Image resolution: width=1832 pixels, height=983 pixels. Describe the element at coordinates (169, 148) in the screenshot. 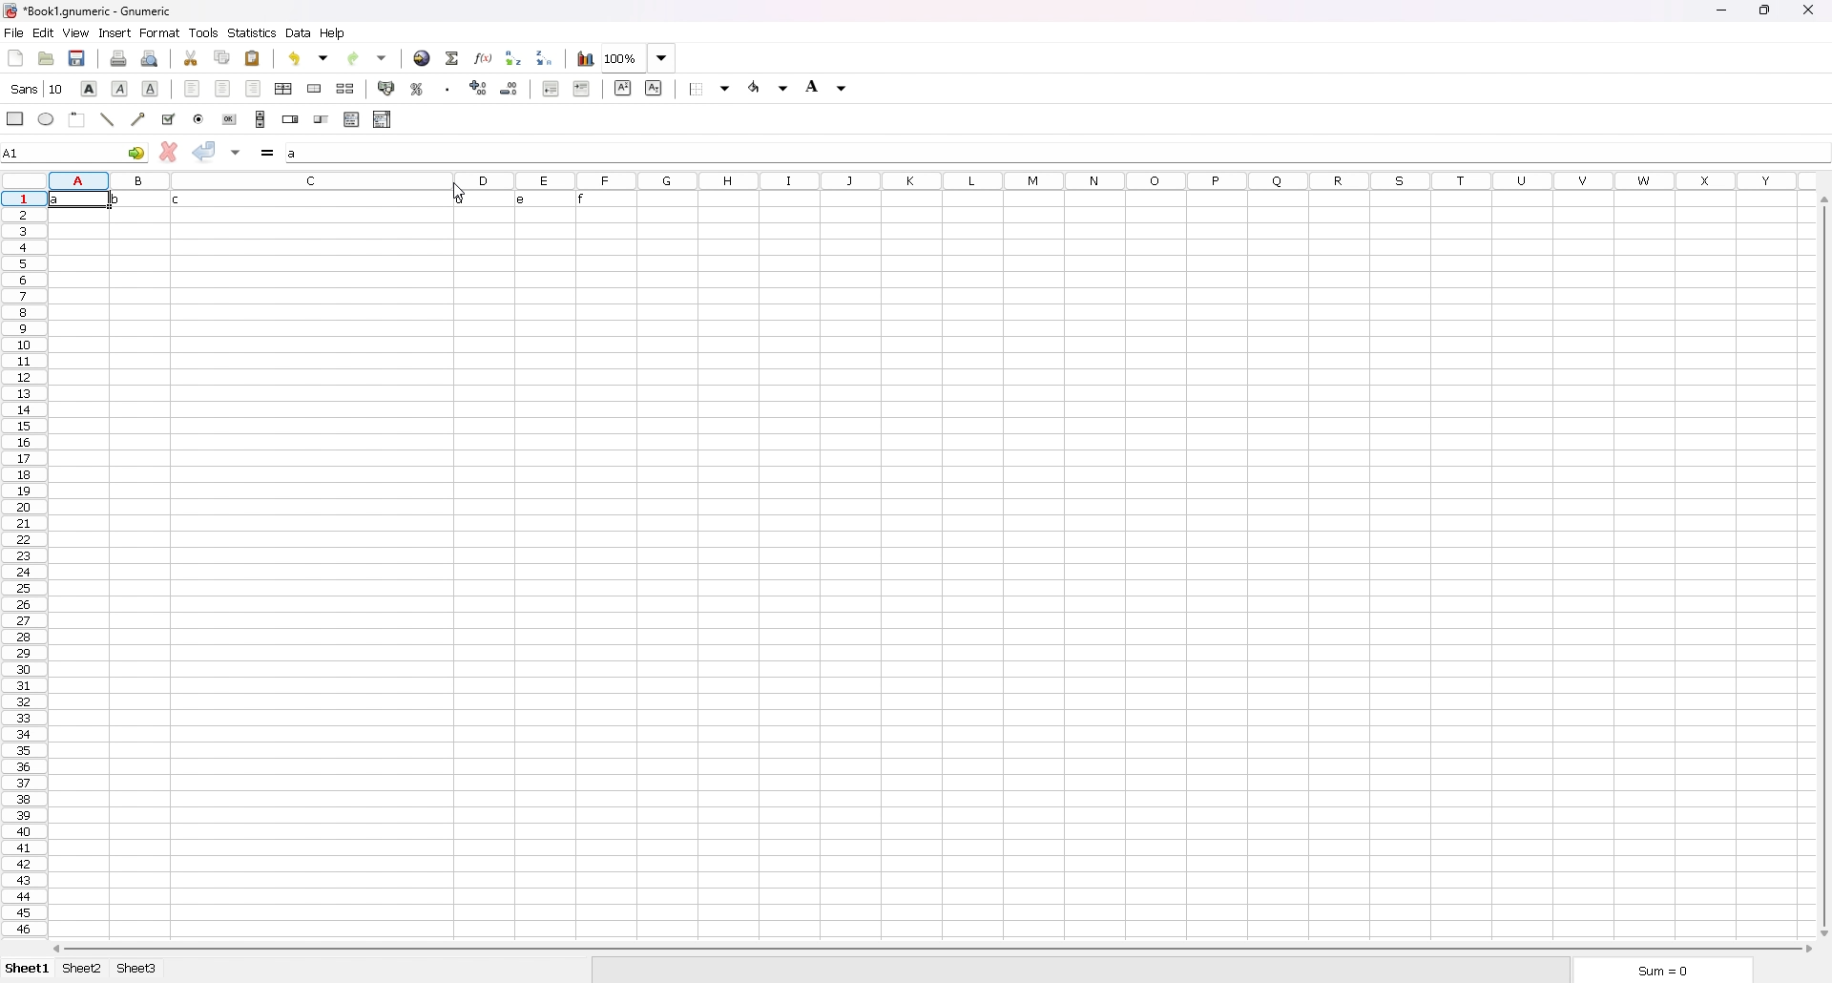

I see `cancel changes` at that location.